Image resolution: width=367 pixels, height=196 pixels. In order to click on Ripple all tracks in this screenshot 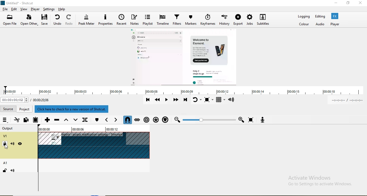, I will do `click(156, 119)`.